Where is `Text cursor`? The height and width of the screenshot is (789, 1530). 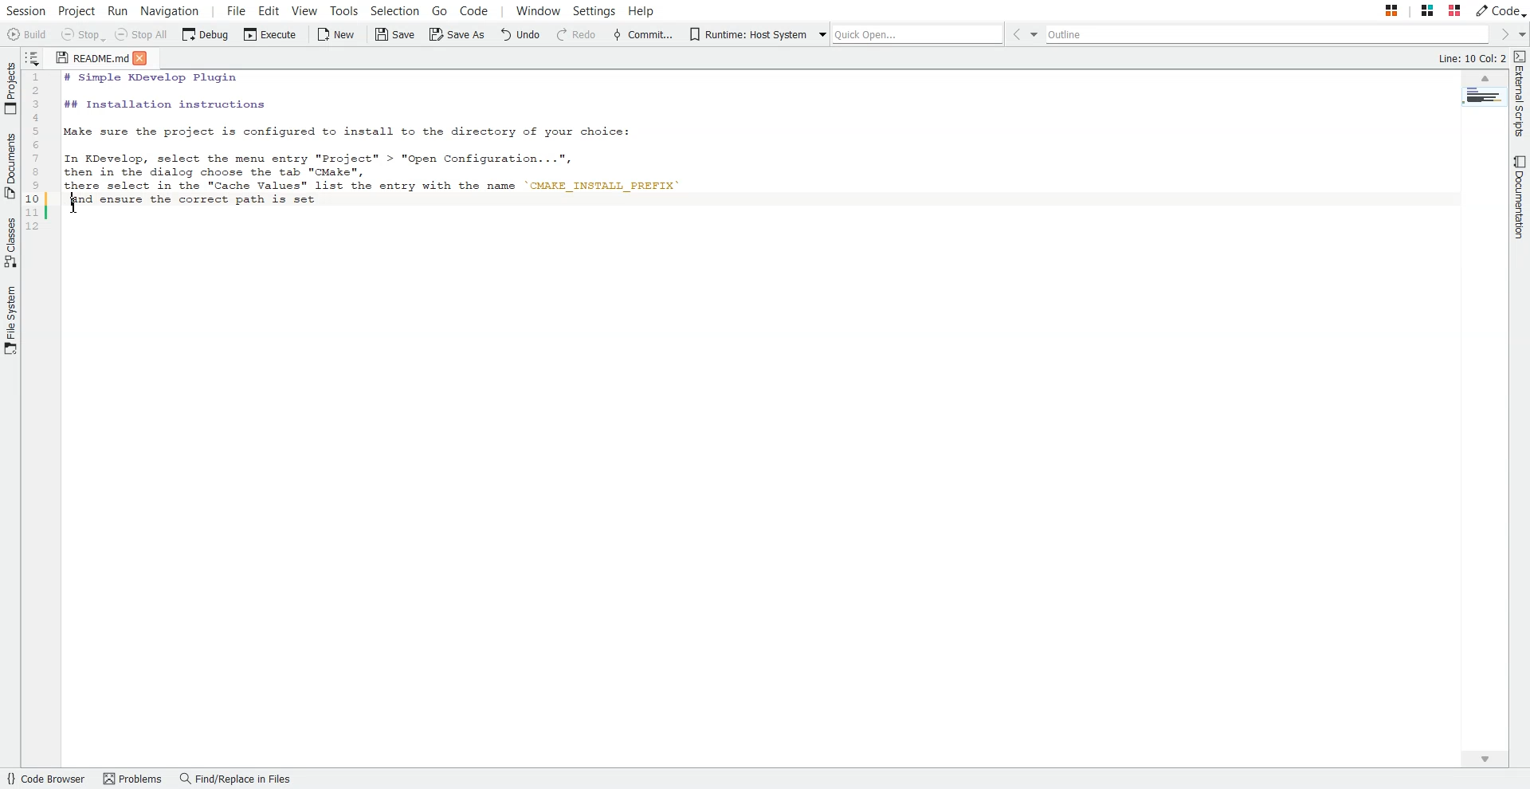 Text cursor is located at coordinates (72, 195).